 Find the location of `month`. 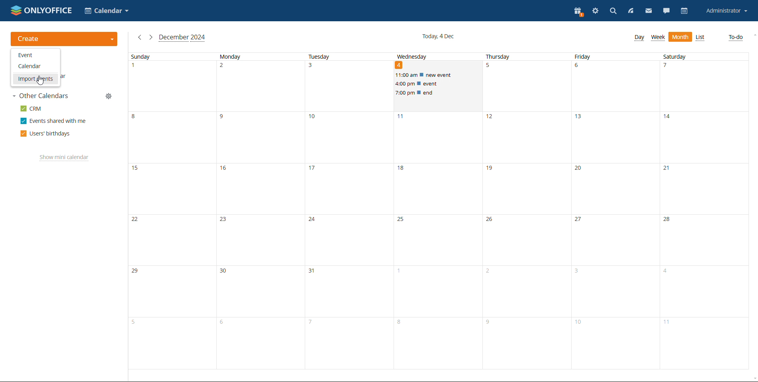

month is located at coordinates (680, 37).